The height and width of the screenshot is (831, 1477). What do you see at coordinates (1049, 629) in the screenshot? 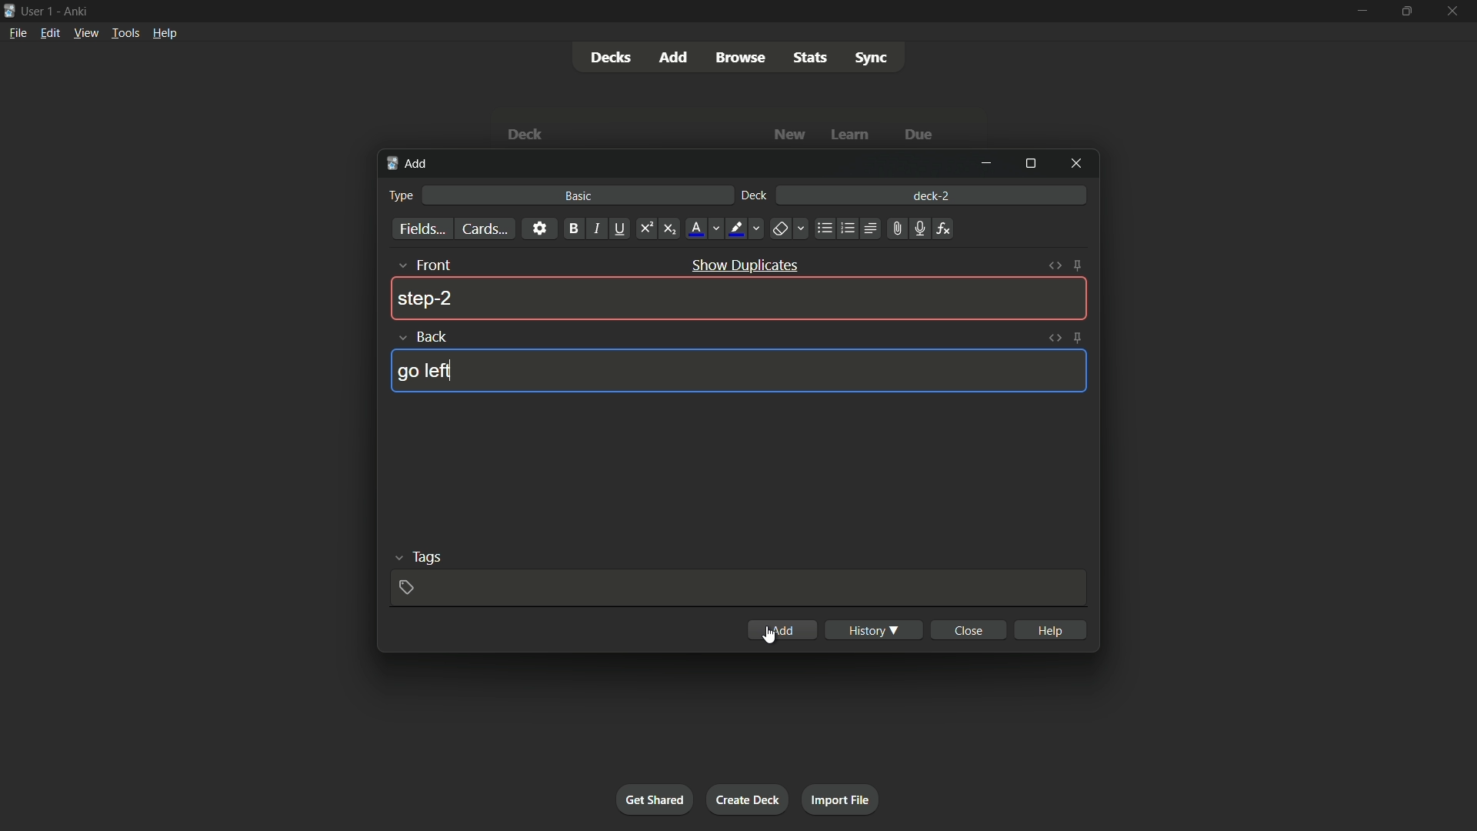
I see `help` at bounding box center [1049, 629].